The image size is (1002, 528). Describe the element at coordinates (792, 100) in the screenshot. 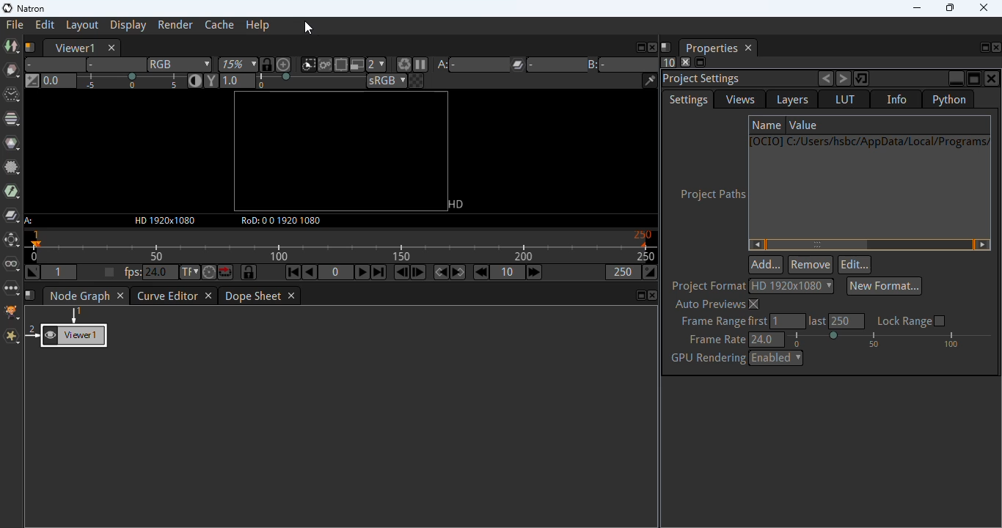

I see `layers` at that location.